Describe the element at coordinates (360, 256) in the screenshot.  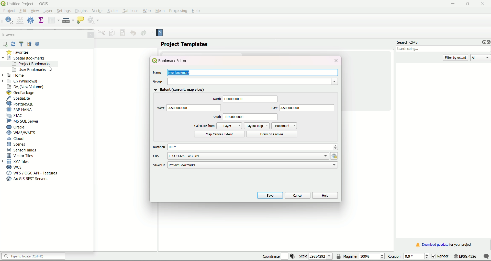
I see `magnifier` at that location.